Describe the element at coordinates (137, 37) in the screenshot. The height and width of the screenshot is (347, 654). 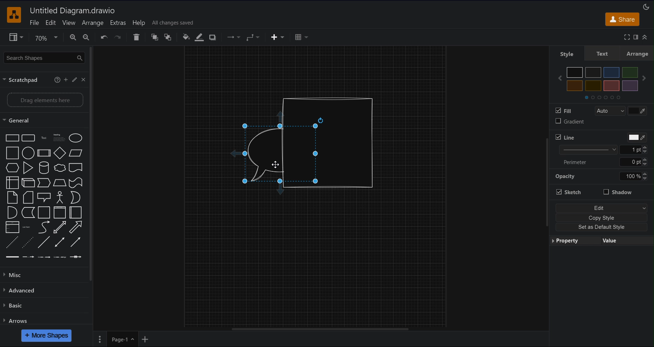
I see `Delete` at that location.